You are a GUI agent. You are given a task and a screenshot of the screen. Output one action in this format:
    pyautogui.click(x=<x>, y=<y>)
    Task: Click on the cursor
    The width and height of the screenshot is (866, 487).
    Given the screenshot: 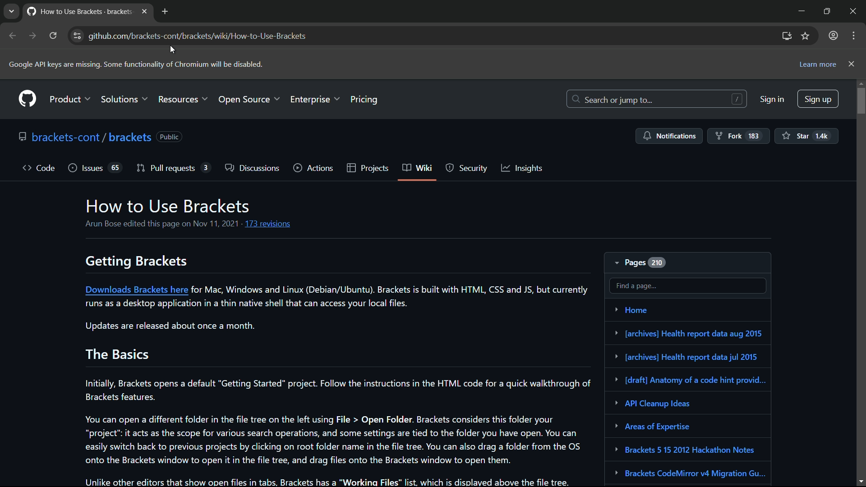 What is the action you would take?
    pyautogui.click(x=173, y=50)
    